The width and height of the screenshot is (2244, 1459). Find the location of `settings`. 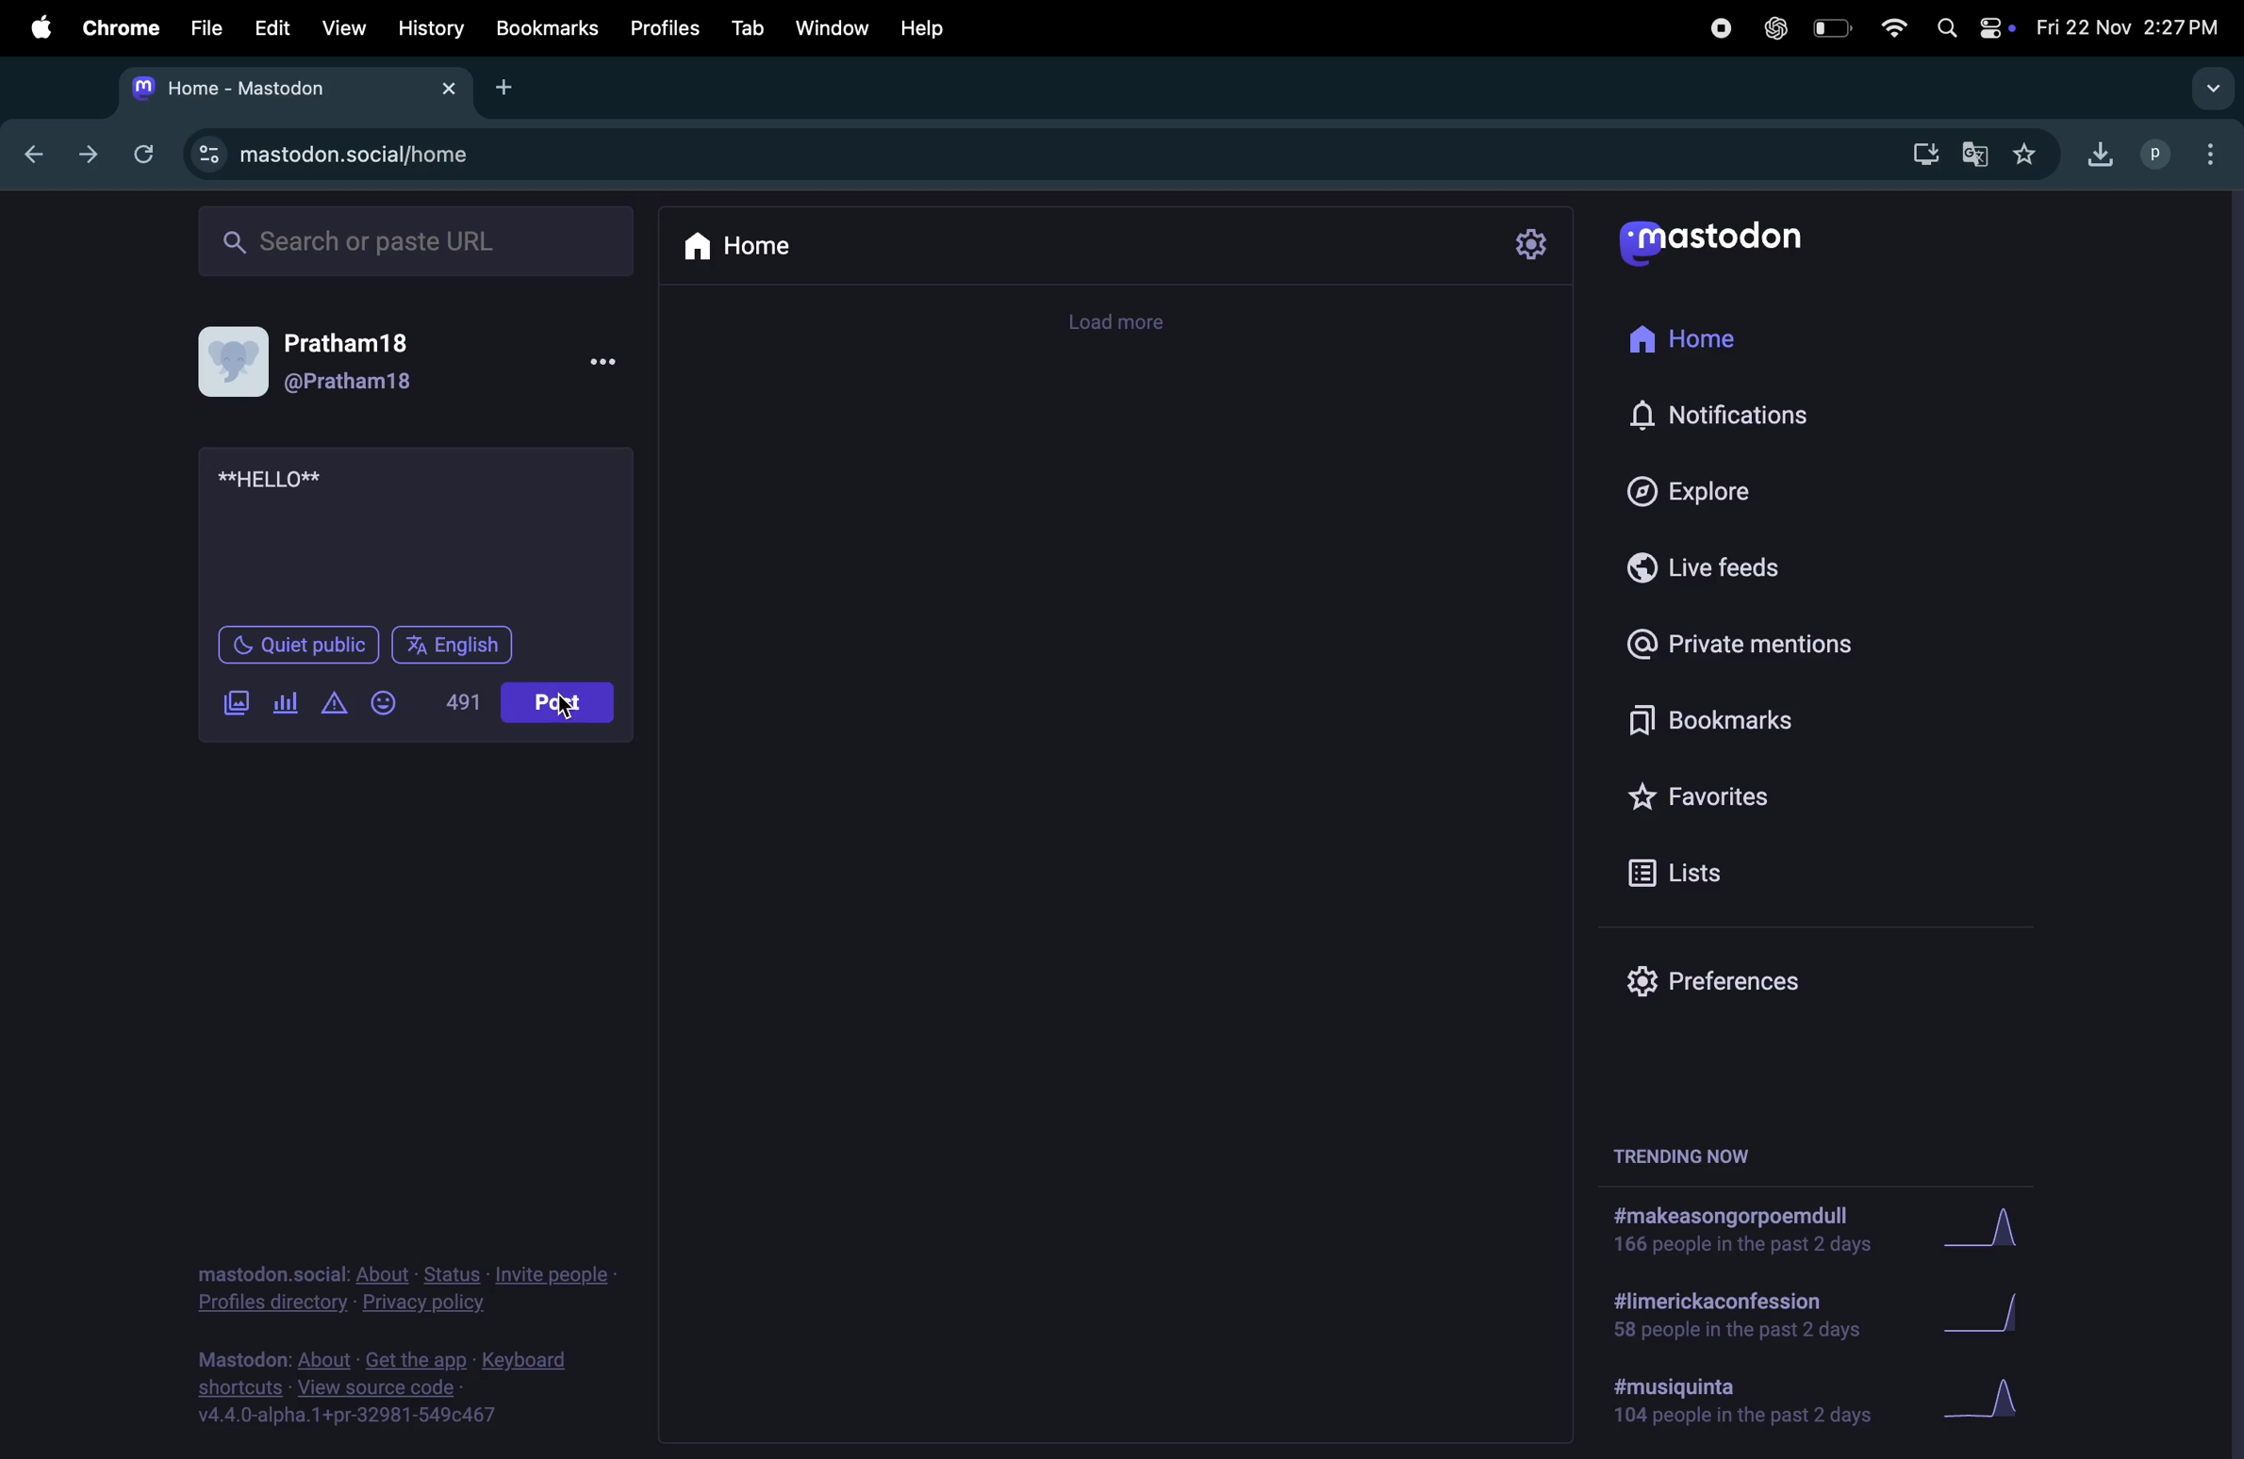

settings is located at coordinates (1533, 245).